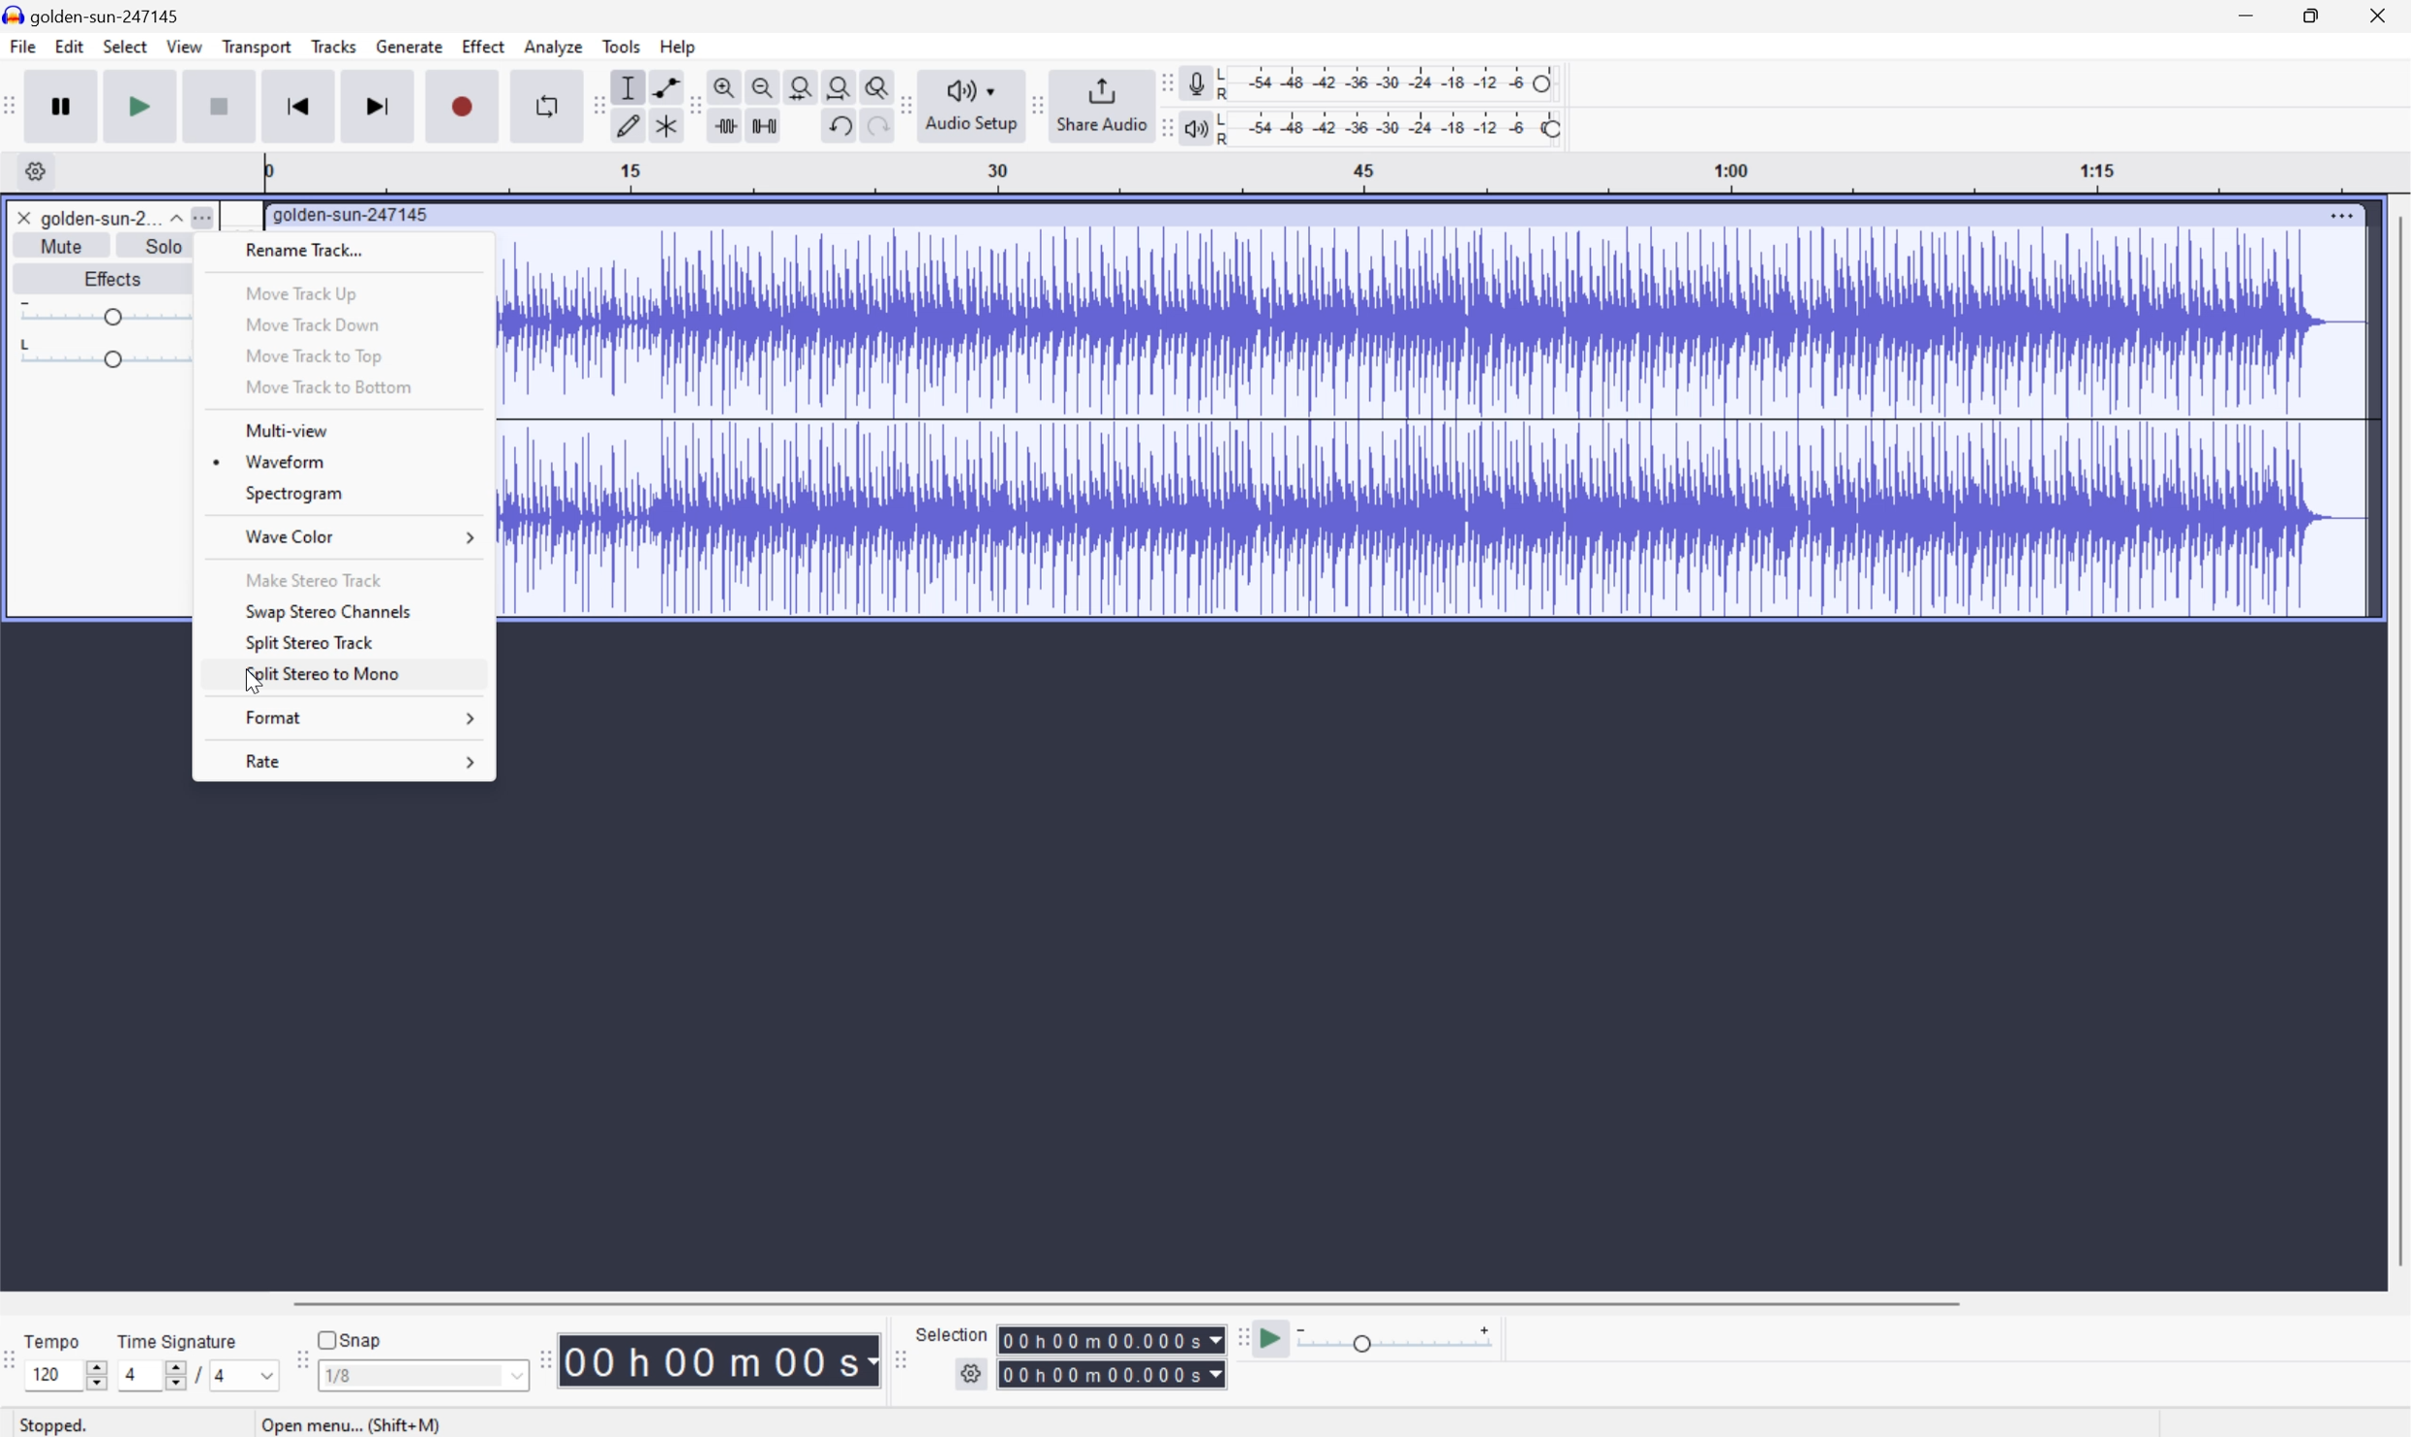 The width and height of the screenshot is (2411, 1437). I want to click on Solo, so click(166, 246).